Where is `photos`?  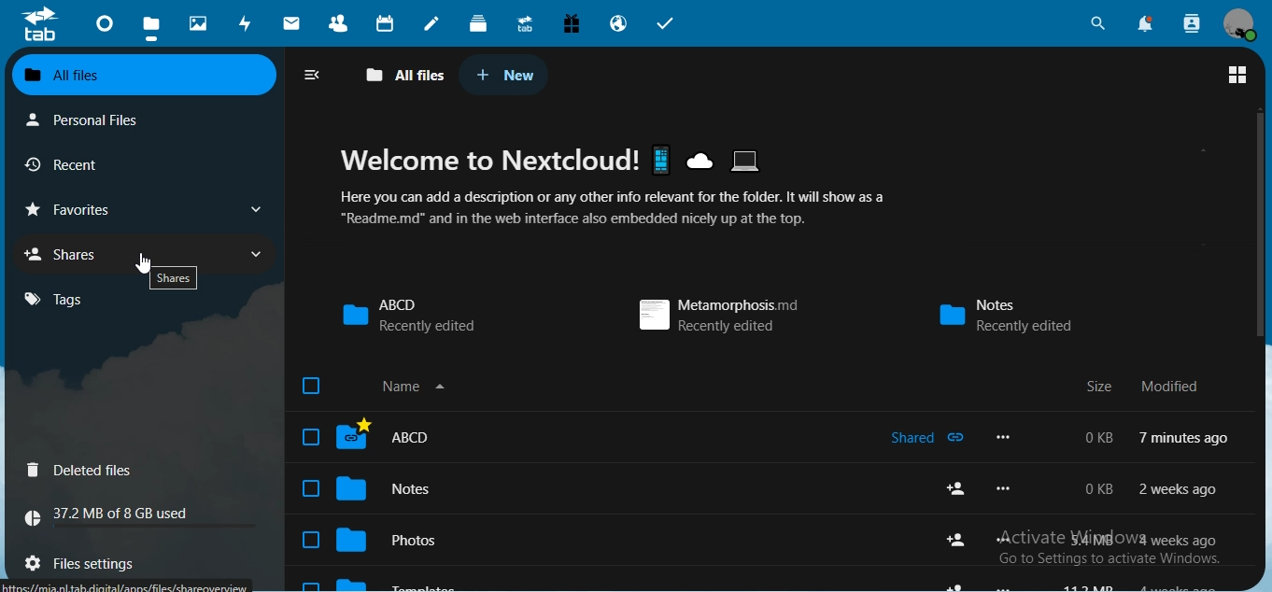 photos is located at coordinates (409, 540).